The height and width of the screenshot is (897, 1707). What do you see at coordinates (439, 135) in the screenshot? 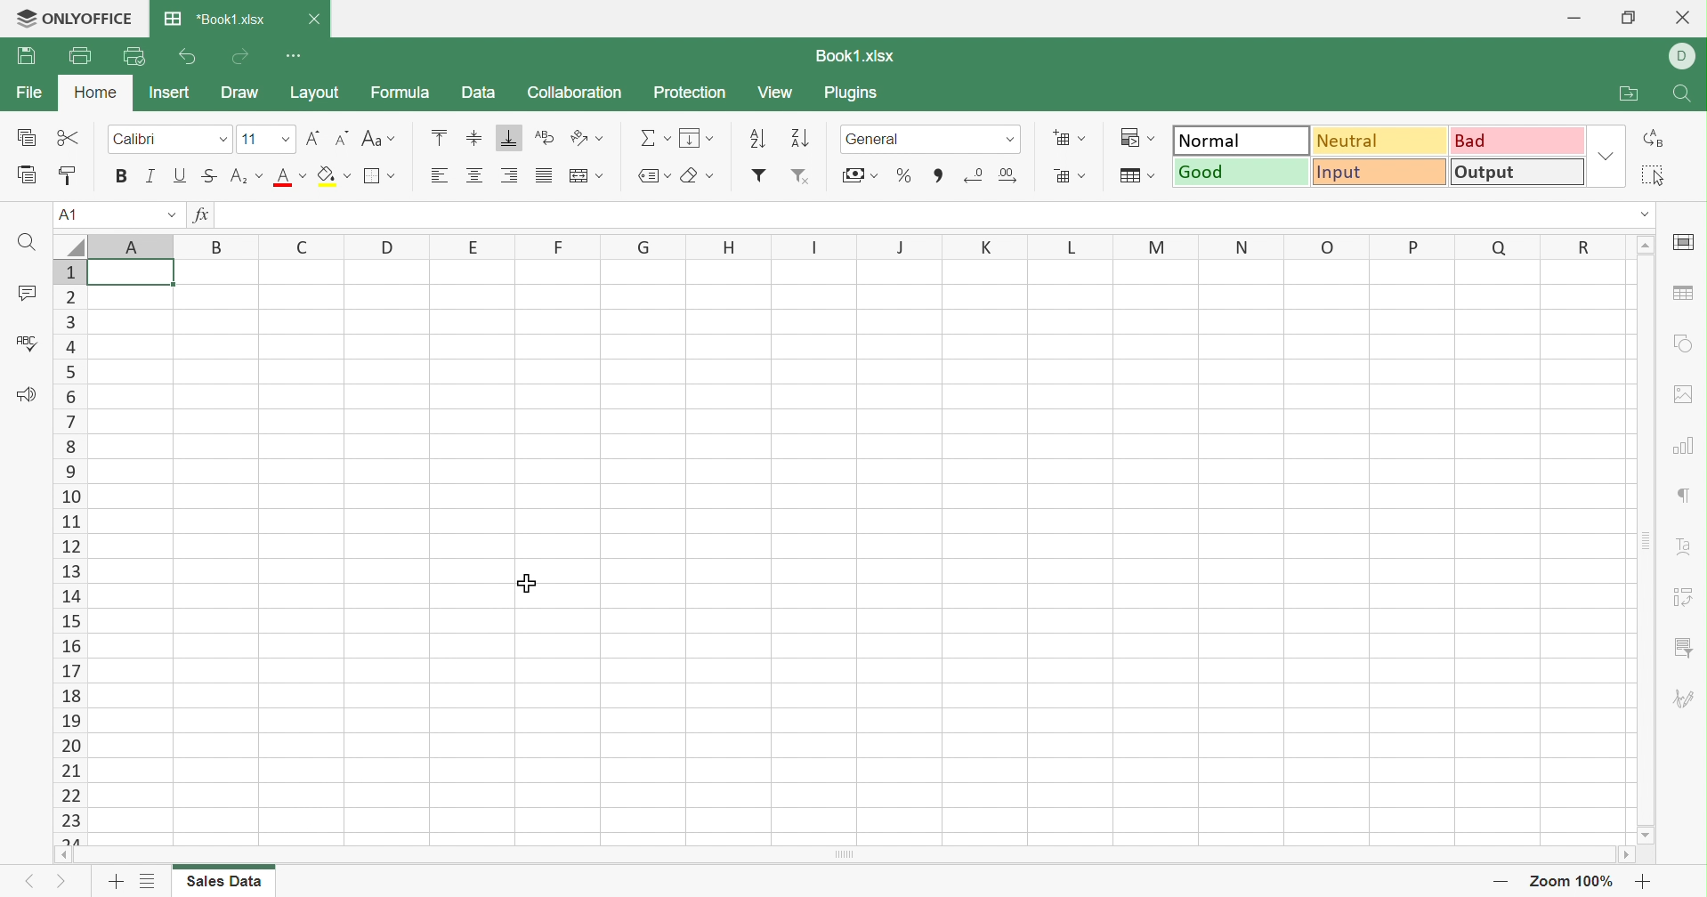
I see `Align Top` at bounding box center [439, 135].